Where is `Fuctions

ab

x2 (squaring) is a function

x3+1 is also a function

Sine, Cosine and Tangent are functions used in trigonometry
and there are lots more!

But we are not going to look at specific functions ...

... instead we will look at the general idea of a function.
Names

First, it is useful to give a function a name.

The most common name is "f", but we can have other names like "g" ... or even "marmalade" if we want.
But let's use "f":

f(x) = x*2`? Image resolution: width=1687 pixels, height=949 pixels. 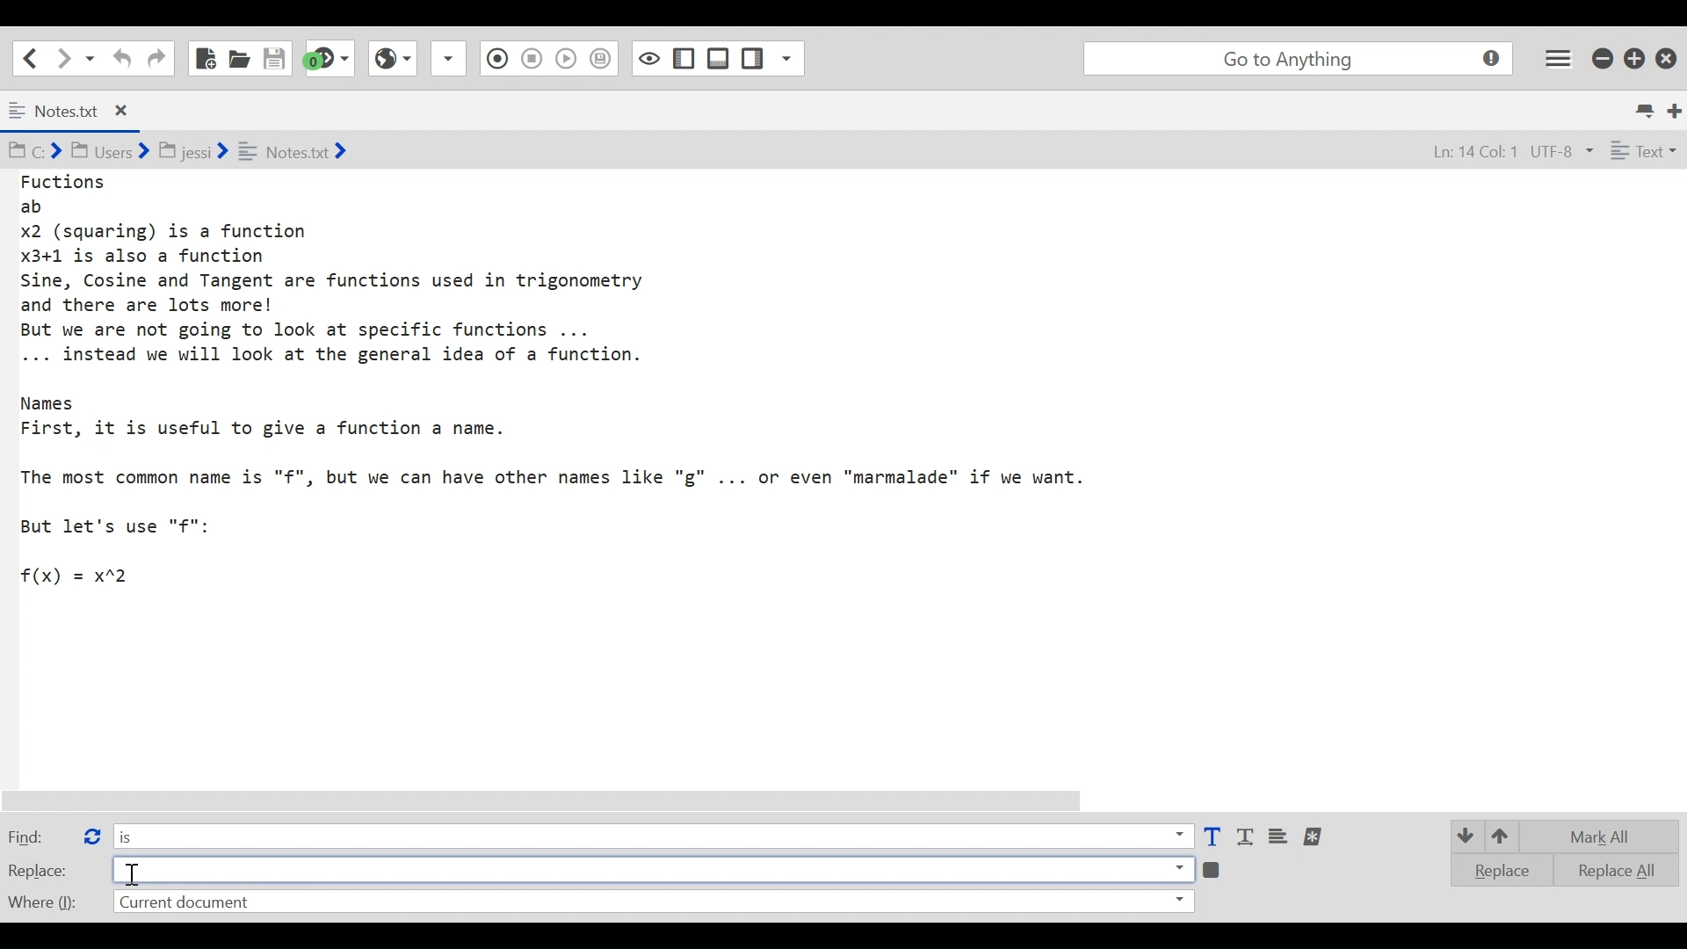
Fuctions

ab

x2 (squaring) is a function

x3+1 is also a function

Sine, Cosine and Tangent are functions used in trigonometry
and there are lots more!

But we are not going to look at specific functions ...

... instead we will look at the general idea of a function.
Names

First, it is useful to give a function a name.

The most common name is "f", but we can have other names like "g" ... or even "marmalade" if we want.
But let's use "f":

f(x) = x*2 is located at coordinates (575, 380).